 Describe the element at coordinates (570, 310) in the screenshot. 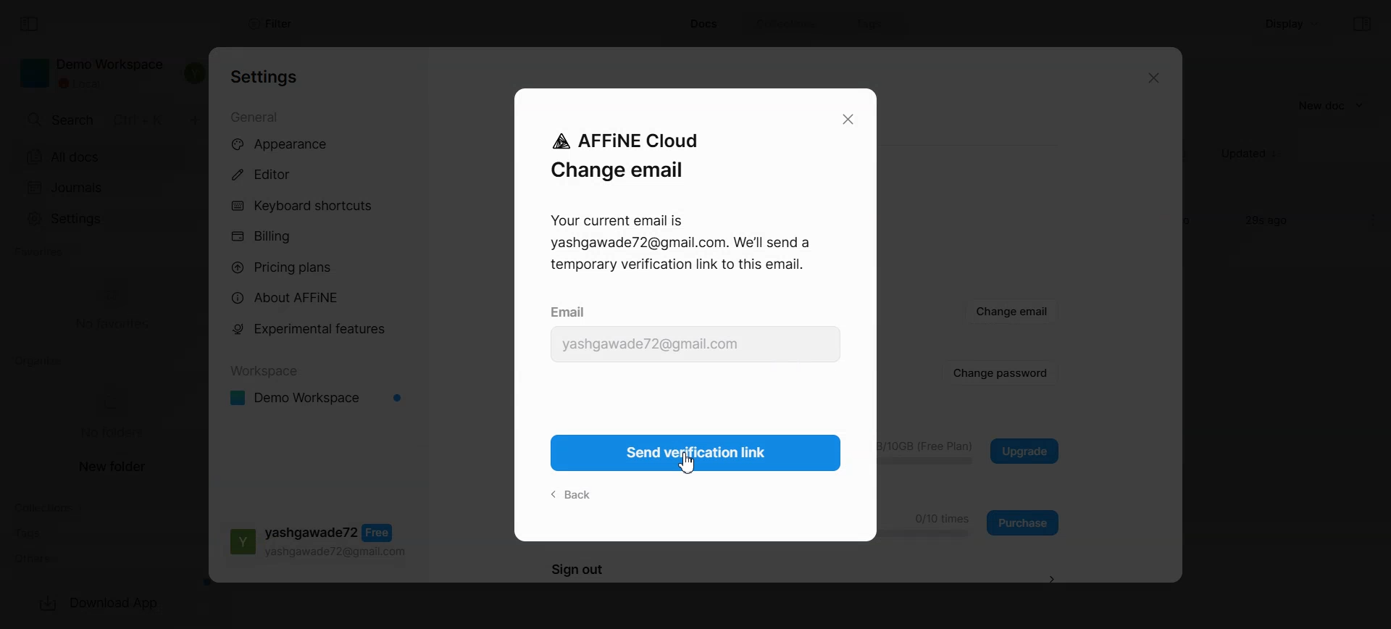

I see `email` at that location.